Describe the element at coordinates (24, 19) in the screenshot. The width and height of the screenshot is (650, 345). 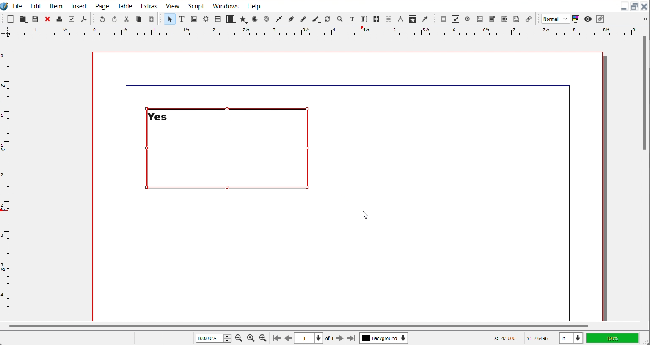
I see `Save` at that location.